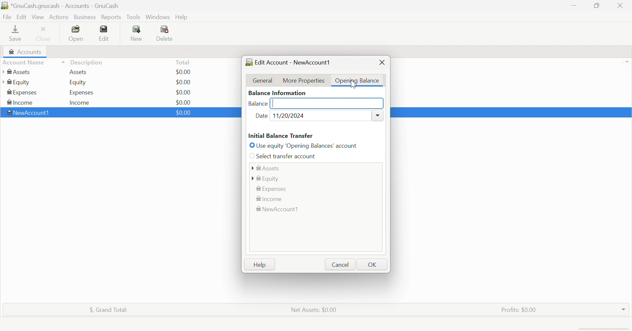  I want to click on OK, so click(373, 265).